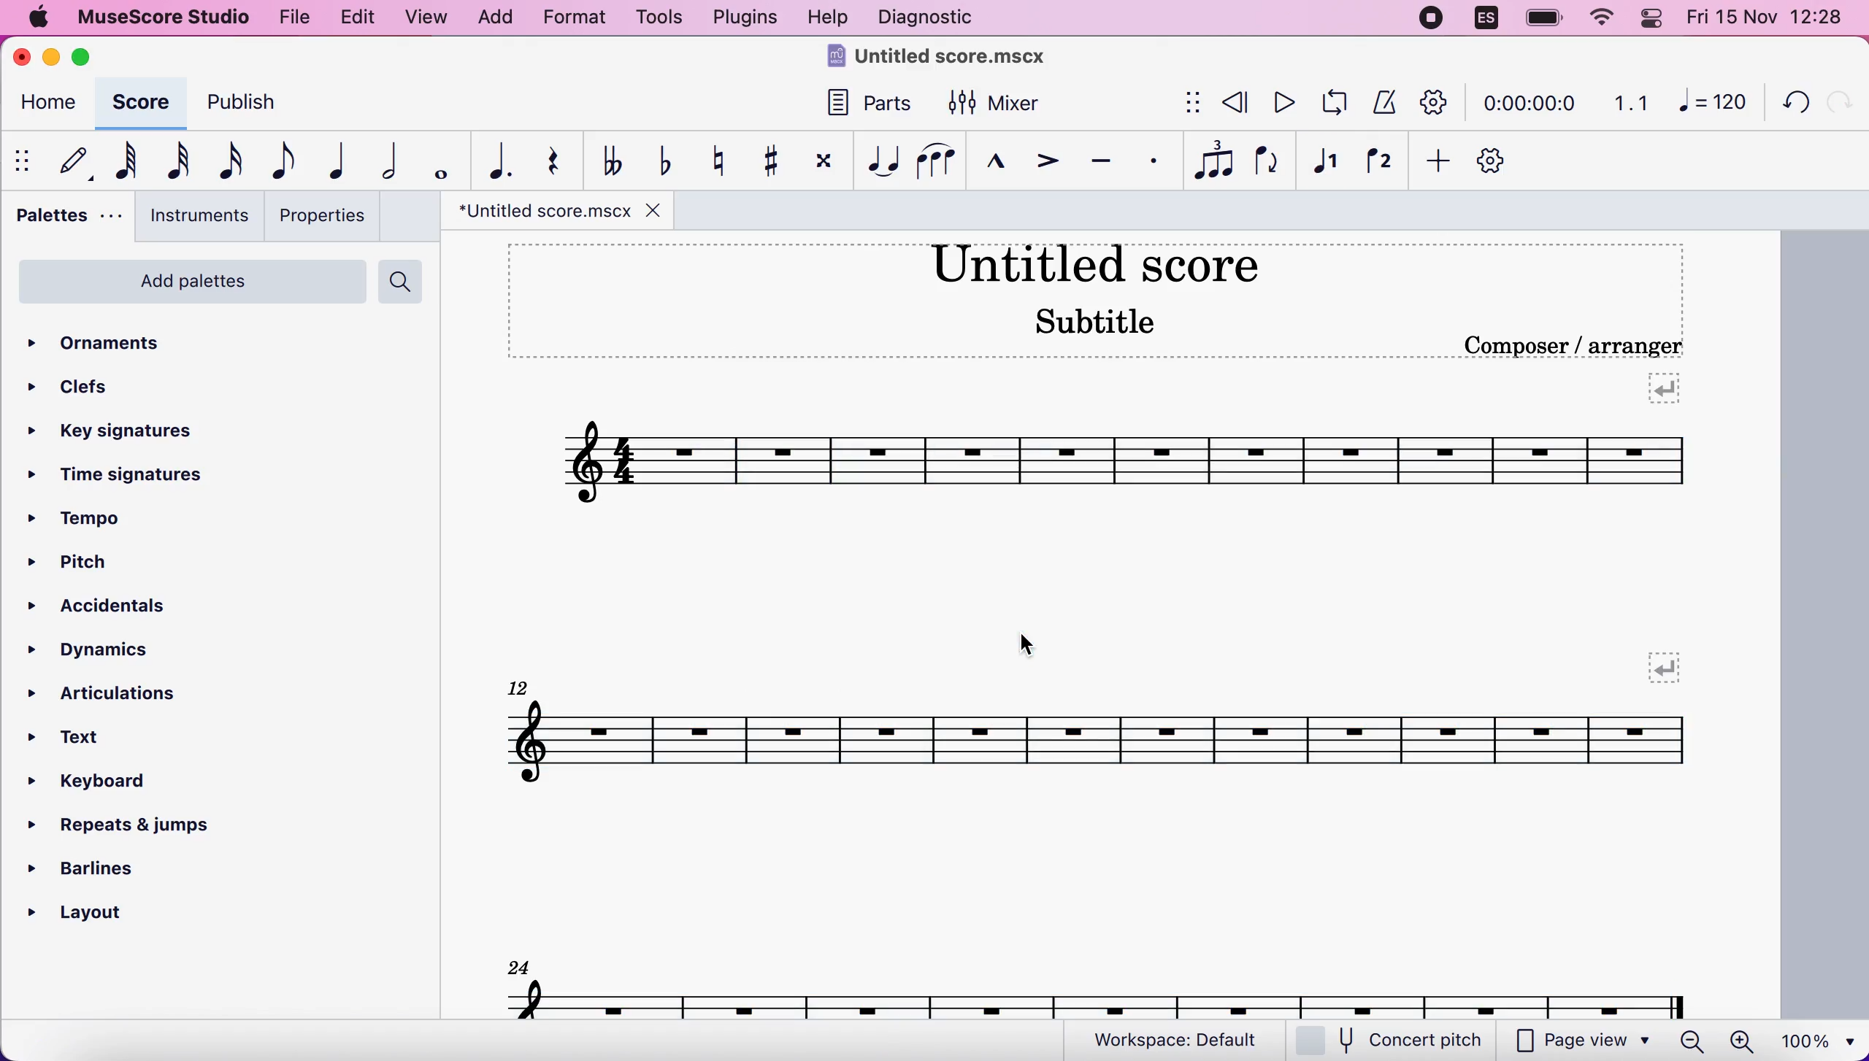  I want to click on playback loop, so click(1330, 103).